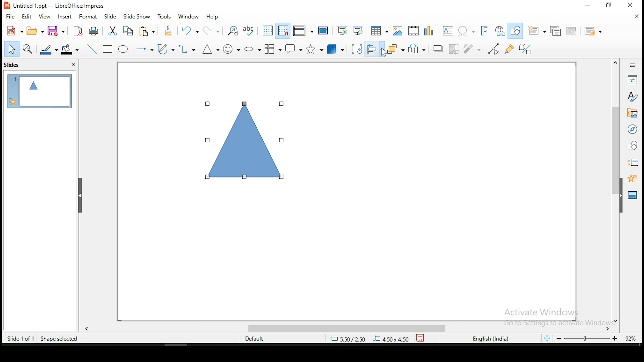 This screenshot has height=362, width=644. Describe the element at coordinates (166, 50) in the screenshot. I see `curves and polygons` at that location.